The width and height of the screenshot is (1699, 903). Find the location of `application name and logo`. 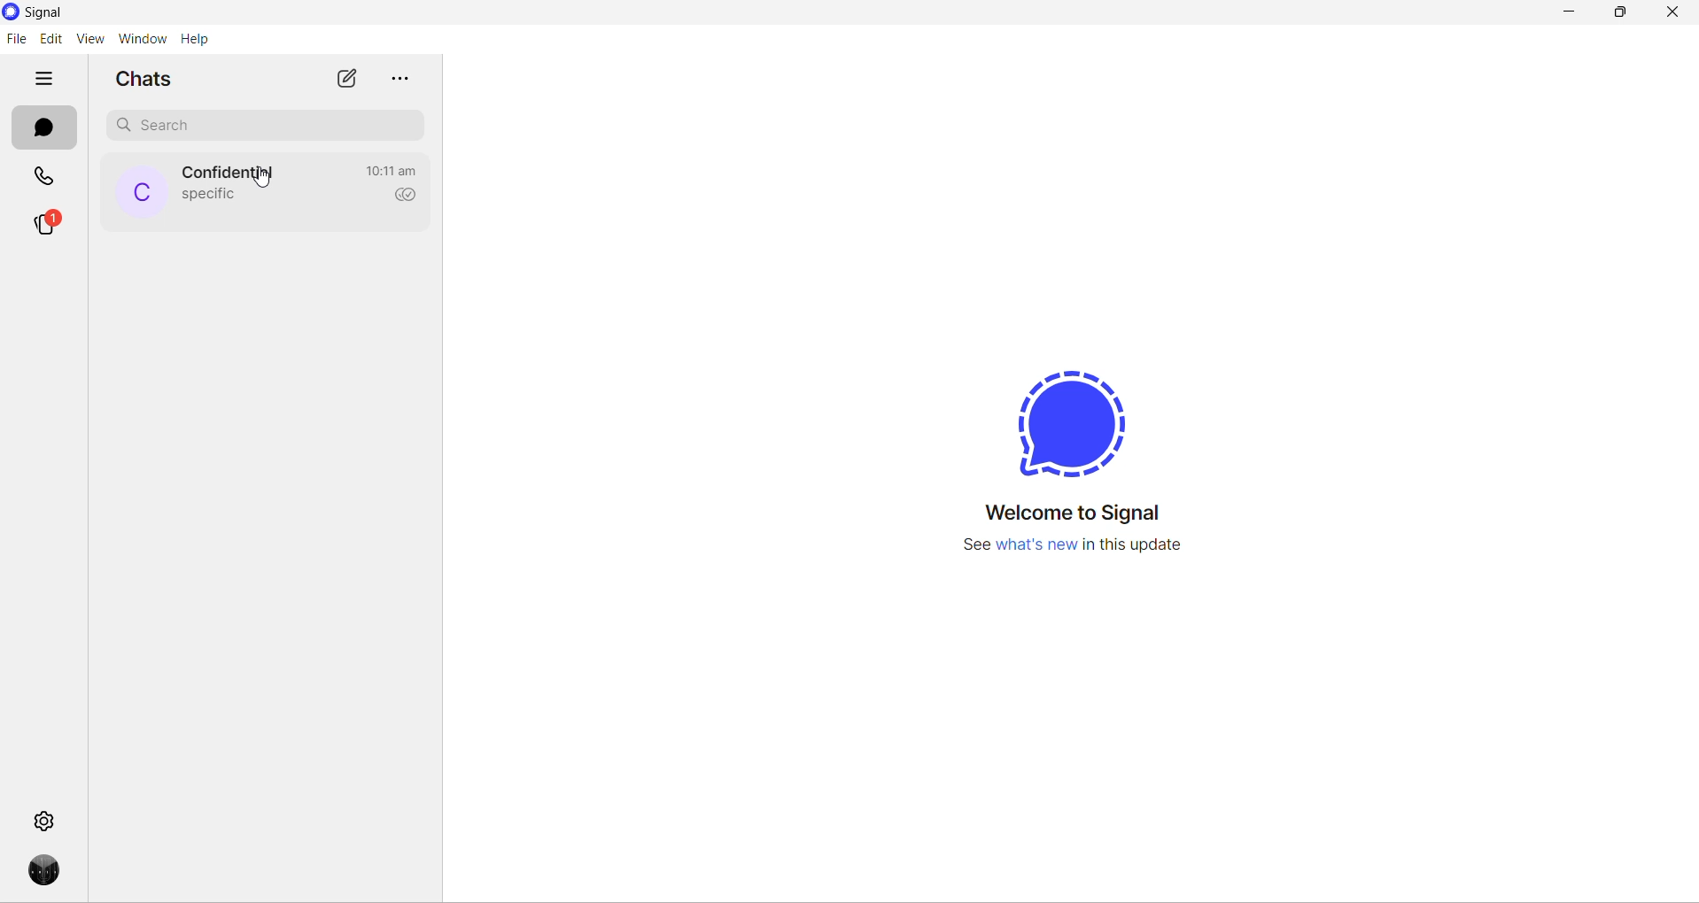

application name and logo is located at coordinates (52, 14).